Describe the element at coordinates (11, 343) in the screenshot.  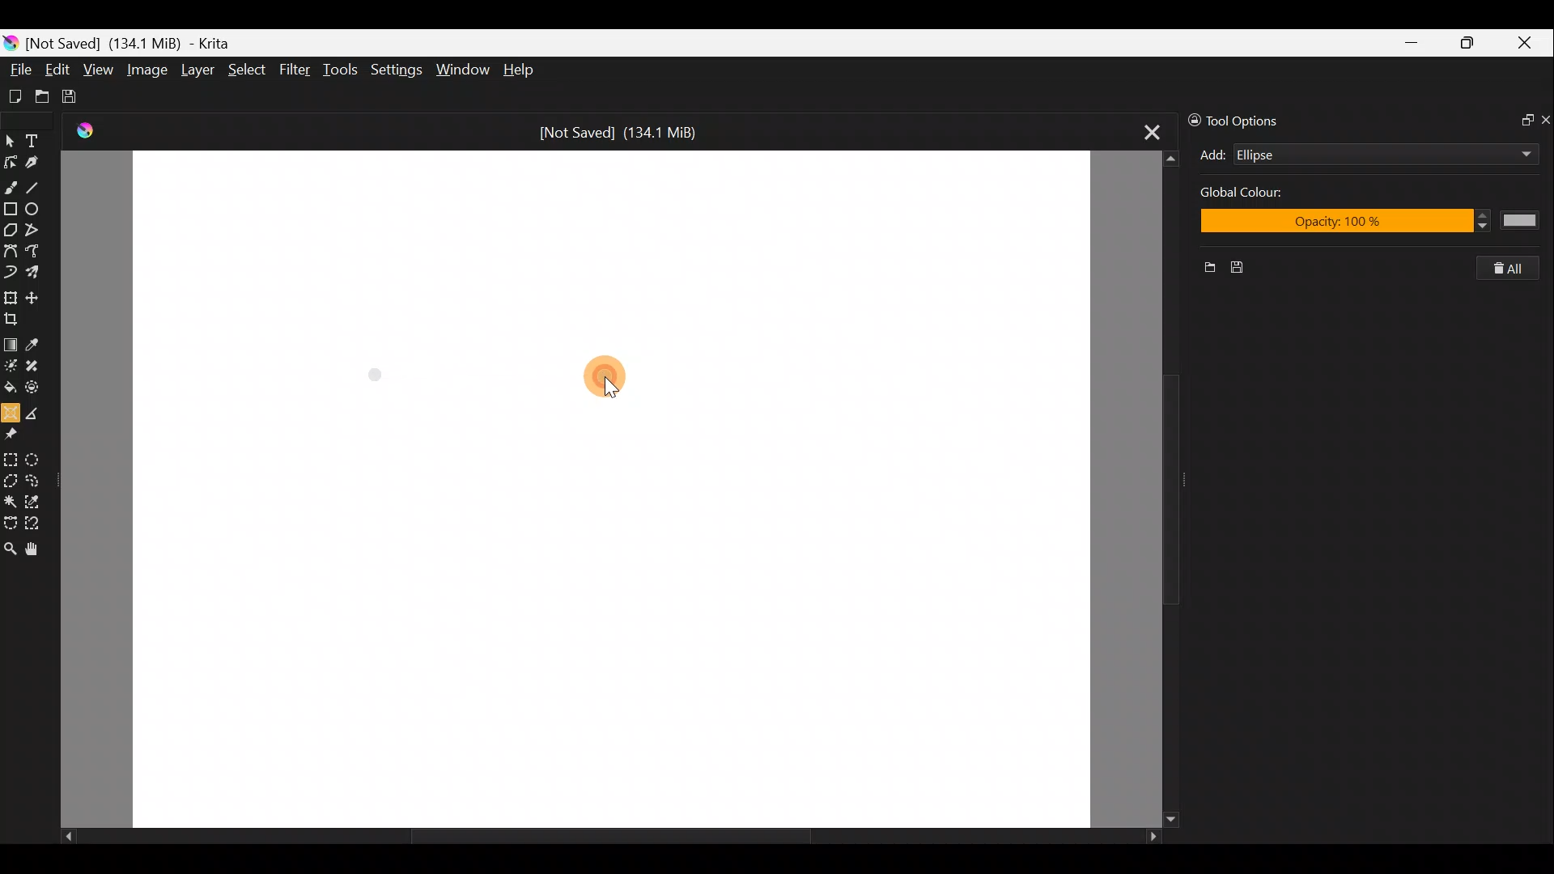
I see `Draw a gradient` at that location.